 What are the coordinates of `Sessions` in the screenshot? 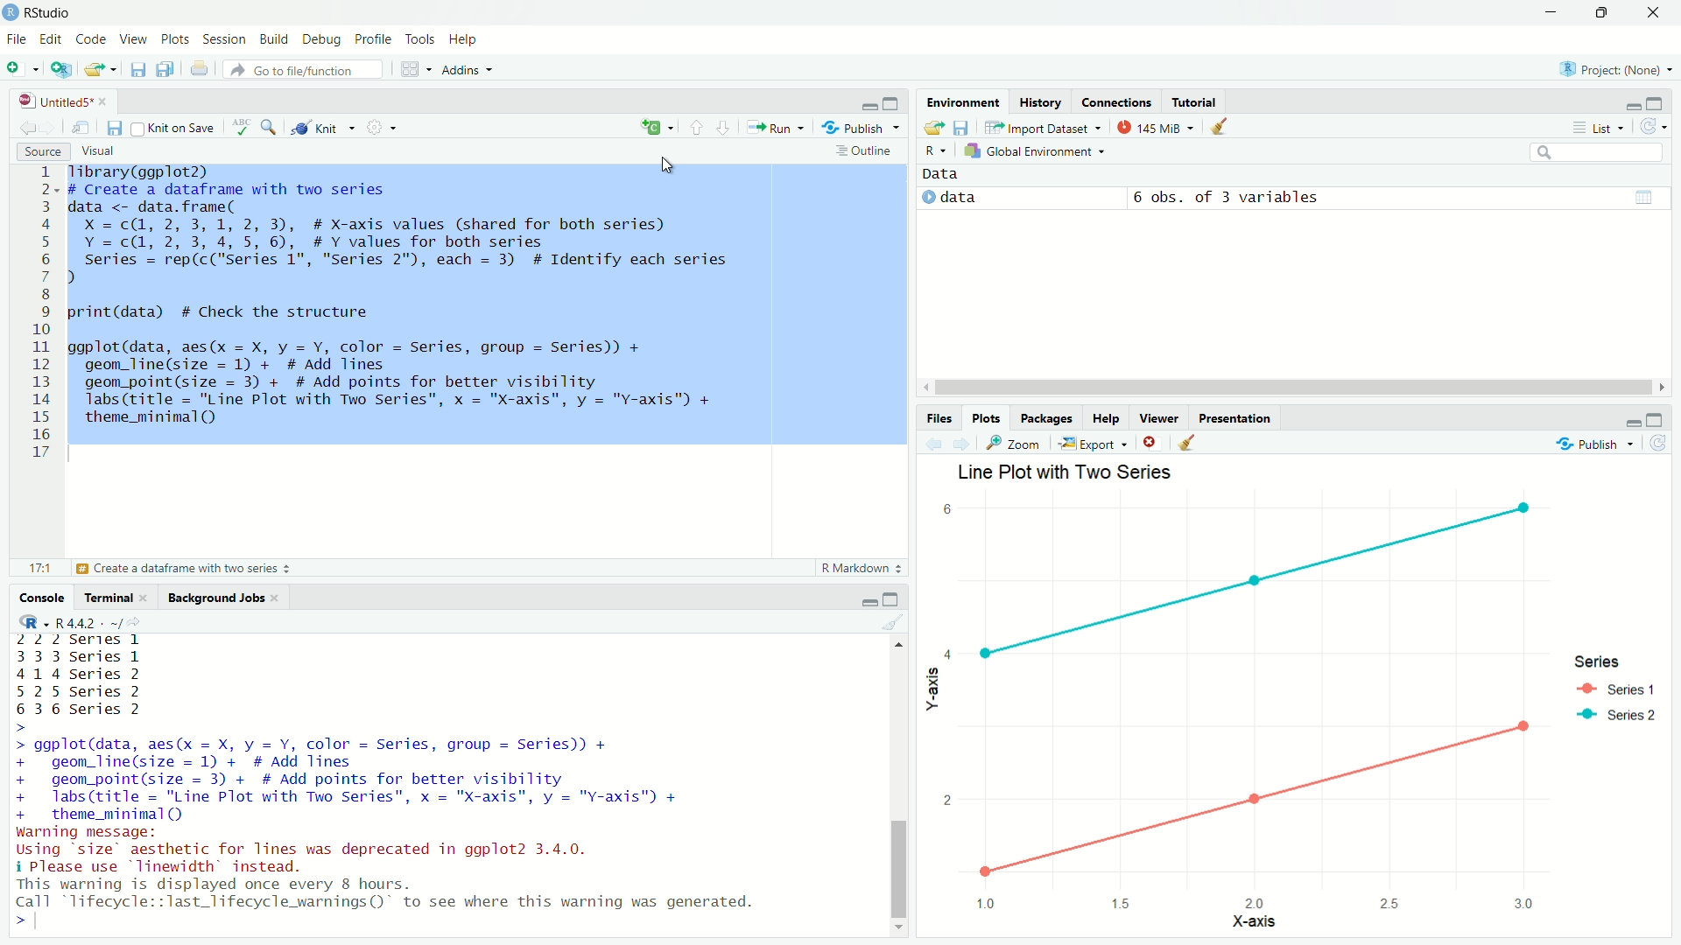 It's located at (224, 42).